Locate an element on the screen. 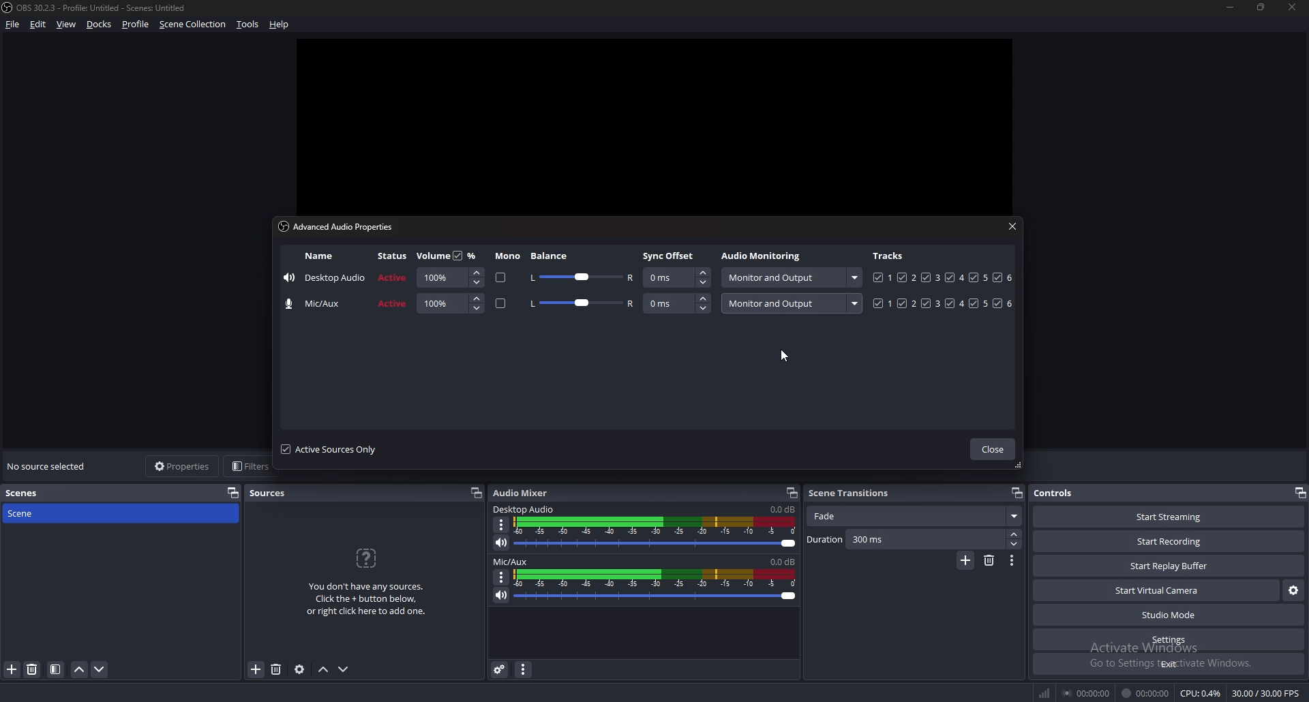  profile is located at coordinates (136, 25).